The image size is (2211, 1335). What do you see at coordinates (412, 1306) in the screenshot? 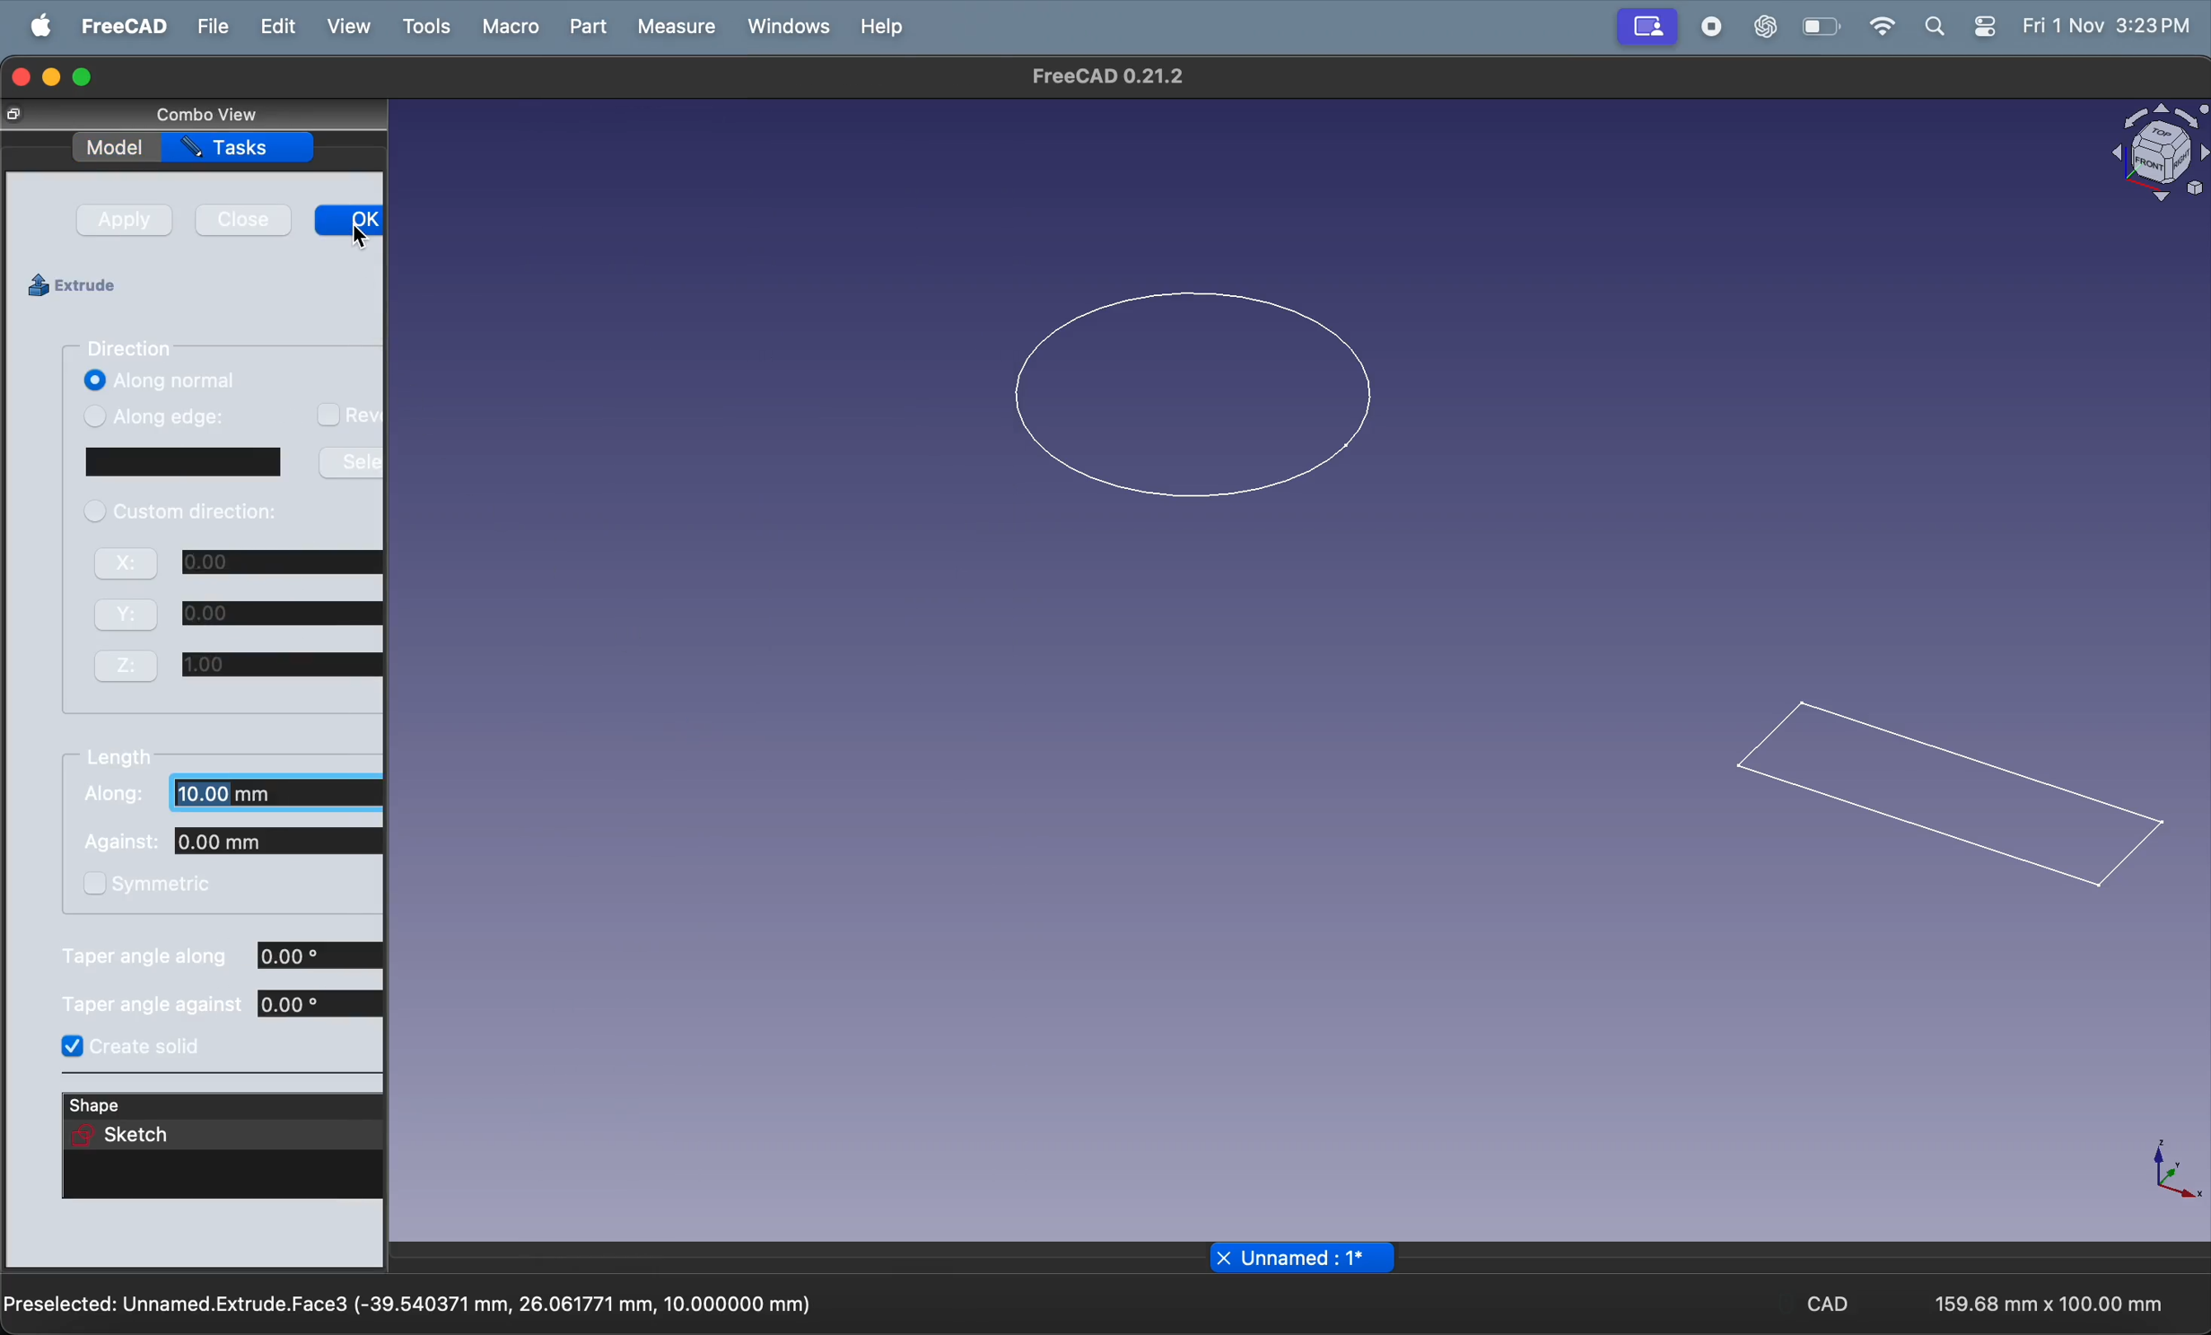
I see `Preselected: Unnamed.Extrude.Face3 (-39.540371 mm, 26.061771 mm, 10.000000 mm)` at bounding box center [412, 1306].